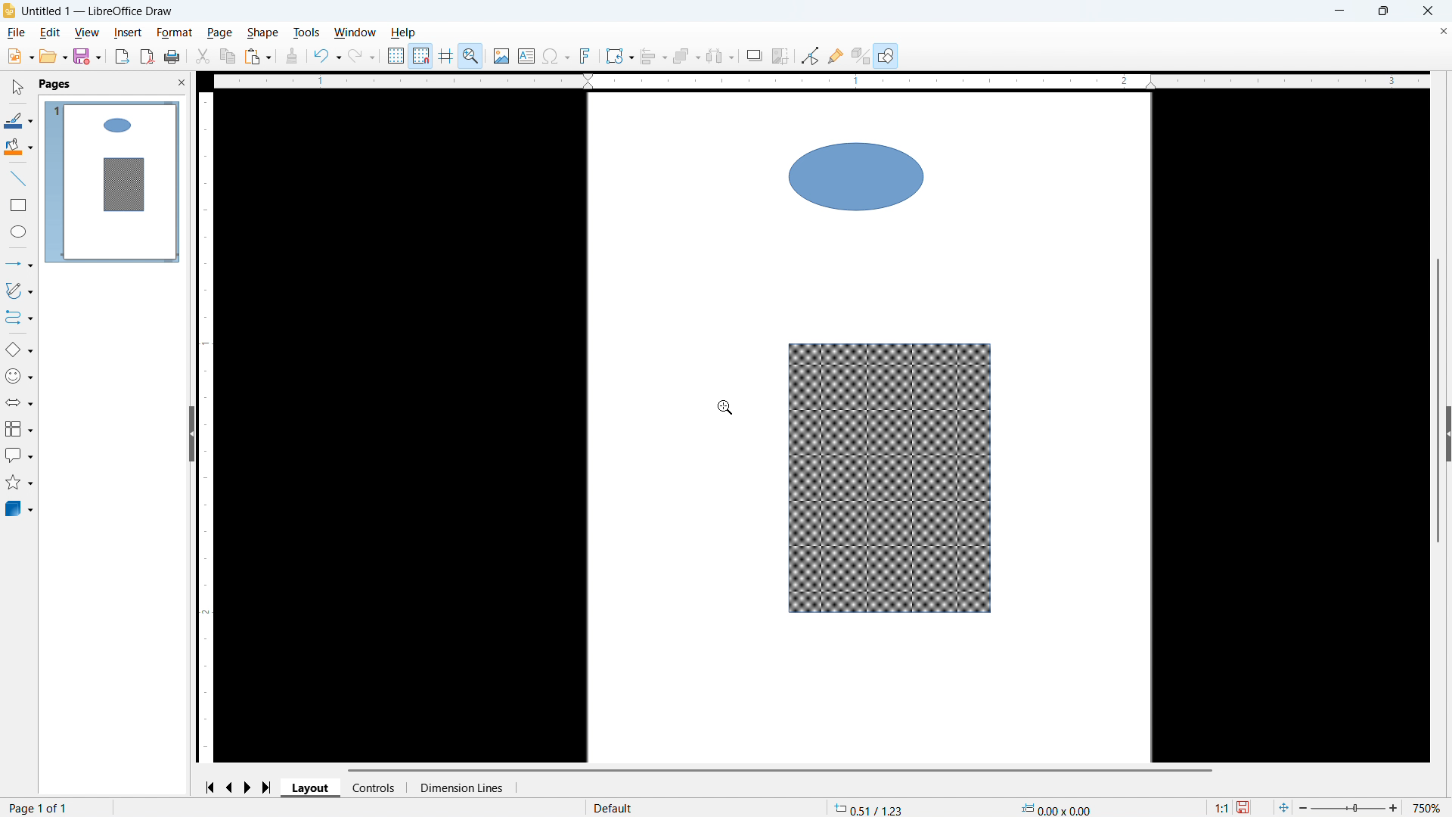 The height and width of the screenshot is (817, 1452). I want to click on Scaling factor , so click(1221, 807).